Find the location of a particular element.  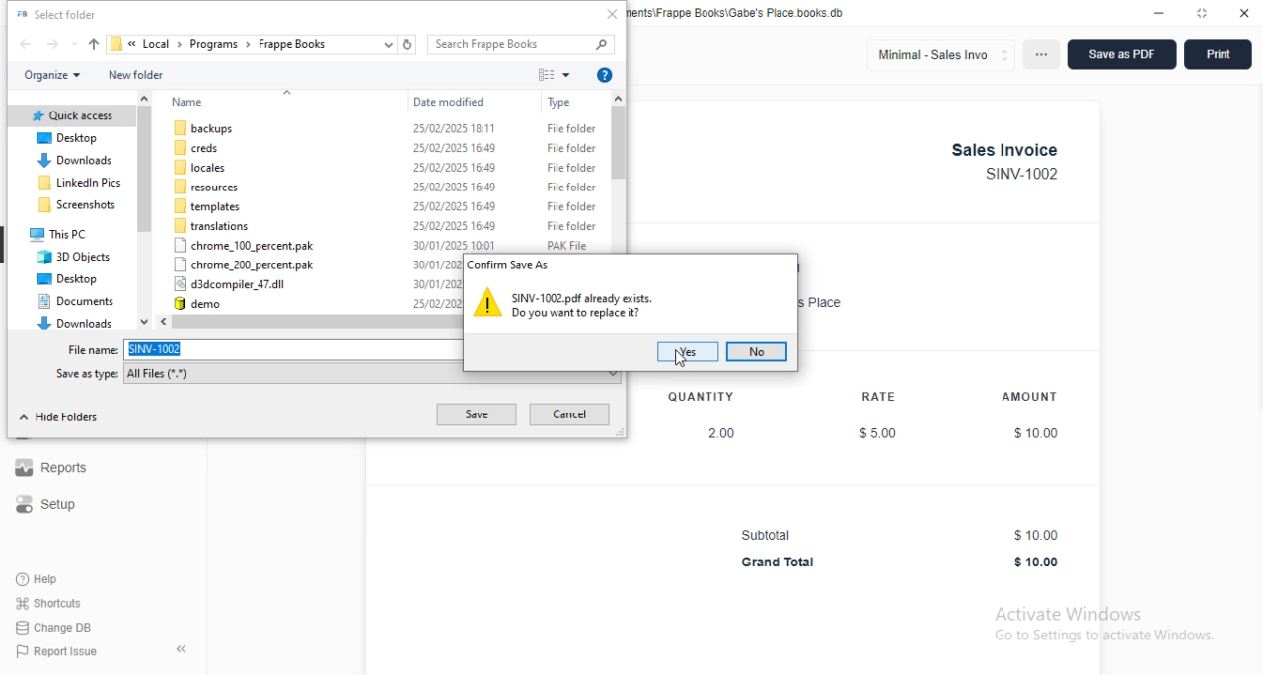

2.00 is located at coordinates (723, 433).